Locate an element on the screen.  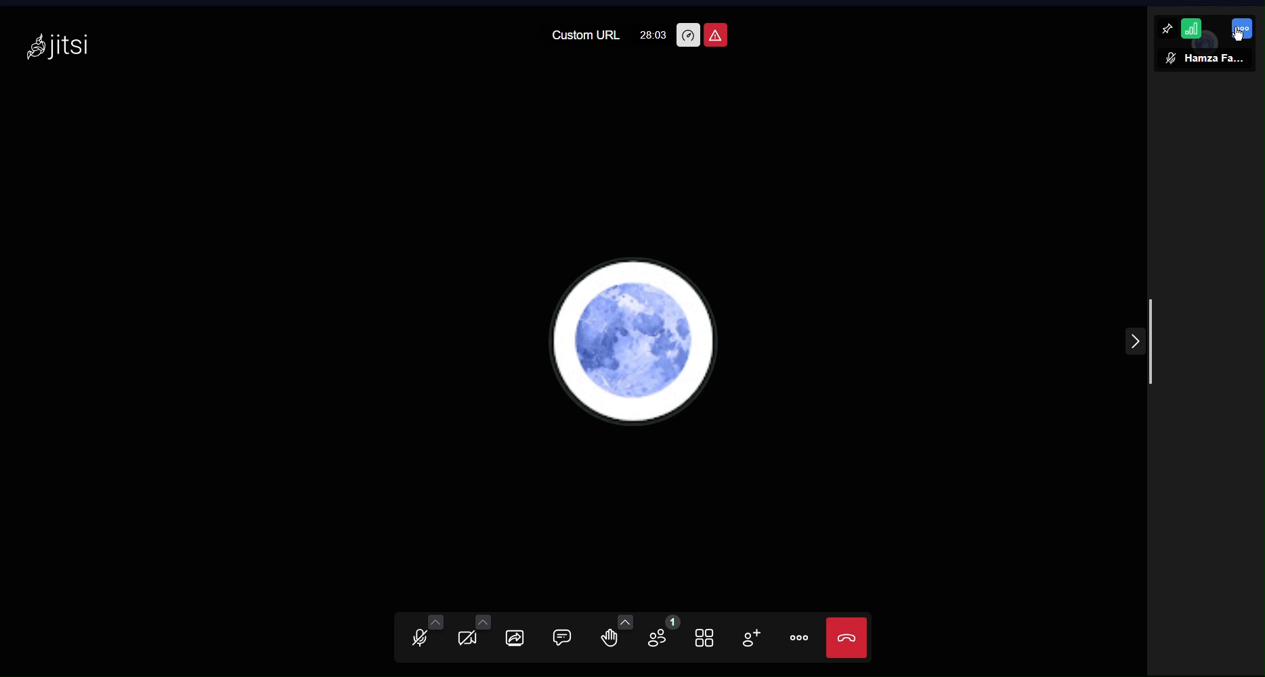
Chat is located at coordinates (572, 637).